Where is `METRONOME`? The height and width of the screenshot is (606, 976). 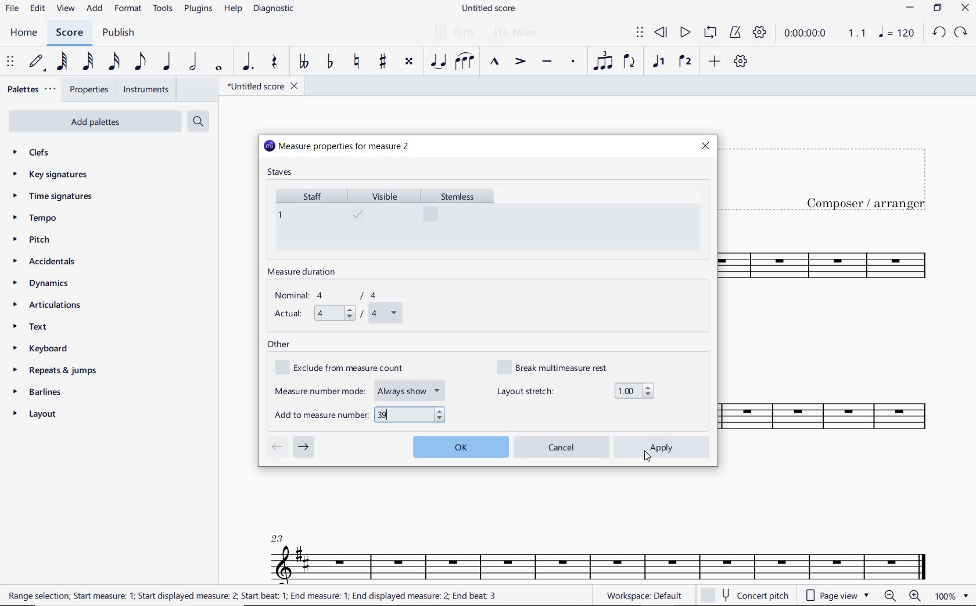
METRONOME is located at coordinates (735, 33).